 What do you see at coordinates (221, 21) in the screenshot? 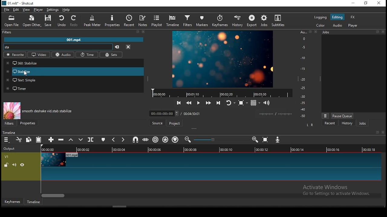
I see `keyframes` at bounding box center [221, 21].